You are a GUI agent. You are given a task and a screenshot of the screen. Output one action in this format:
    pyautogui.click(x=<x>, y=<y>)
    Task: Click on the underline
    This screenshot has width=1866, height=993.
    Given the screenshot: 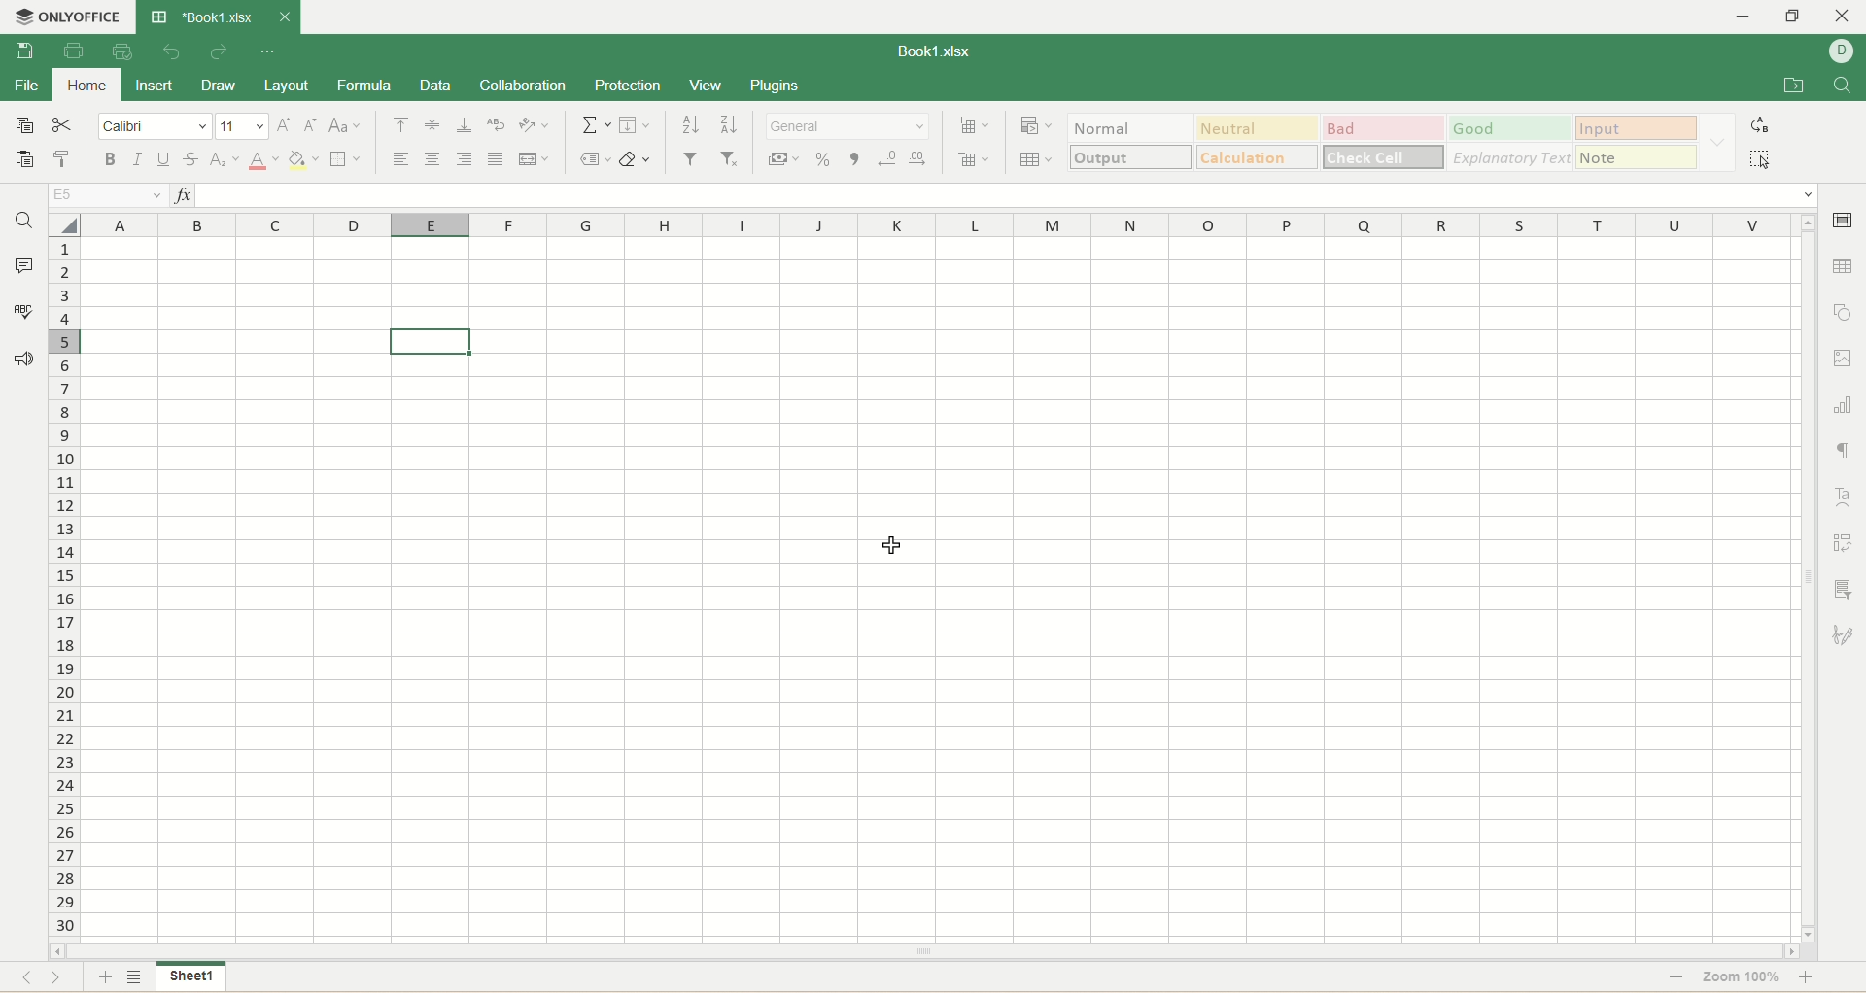 What is the action you would take?
    pyautogui.click(x=163, y=159)
    